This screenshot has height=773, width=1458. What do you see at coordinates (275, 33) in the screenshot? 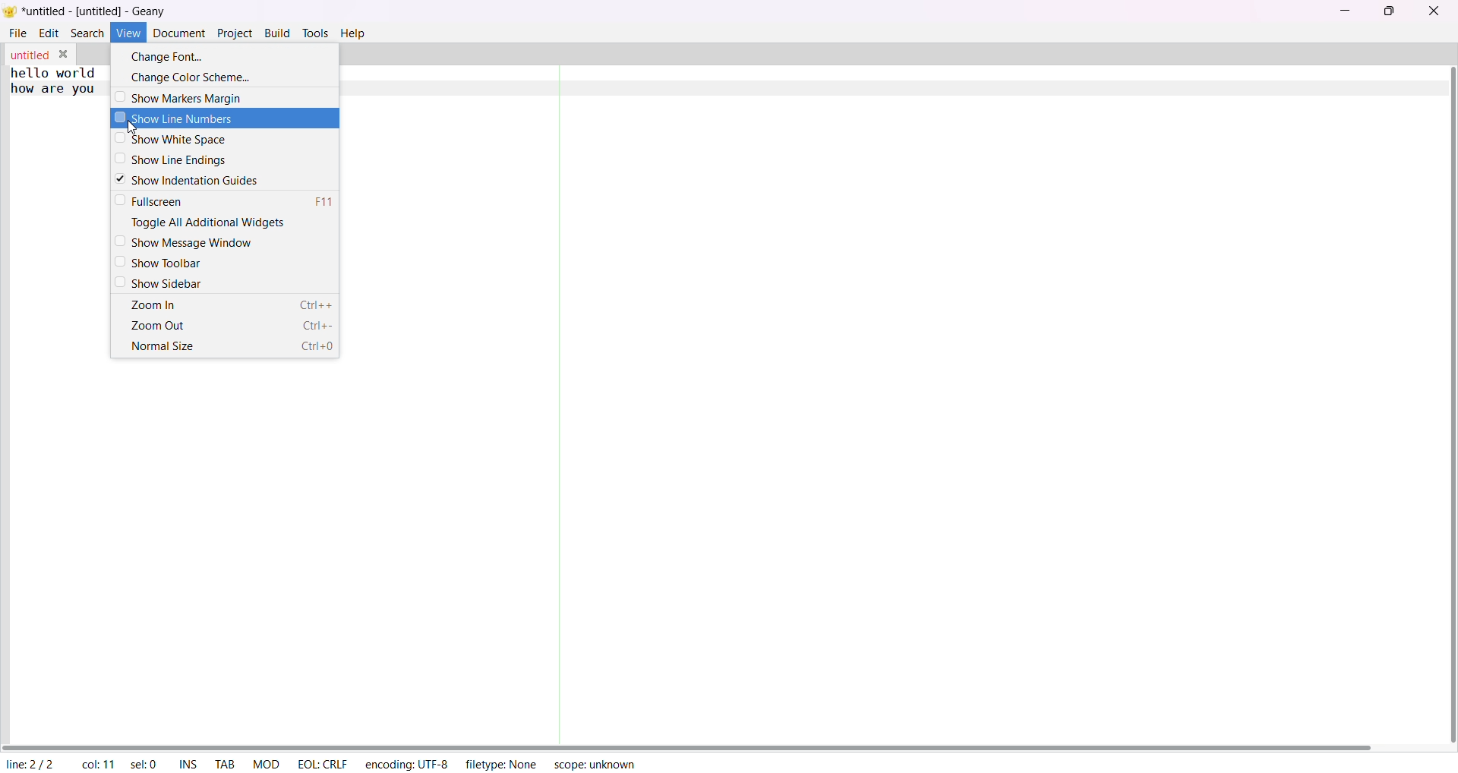
I see `build` at bounding box center [275, 33].